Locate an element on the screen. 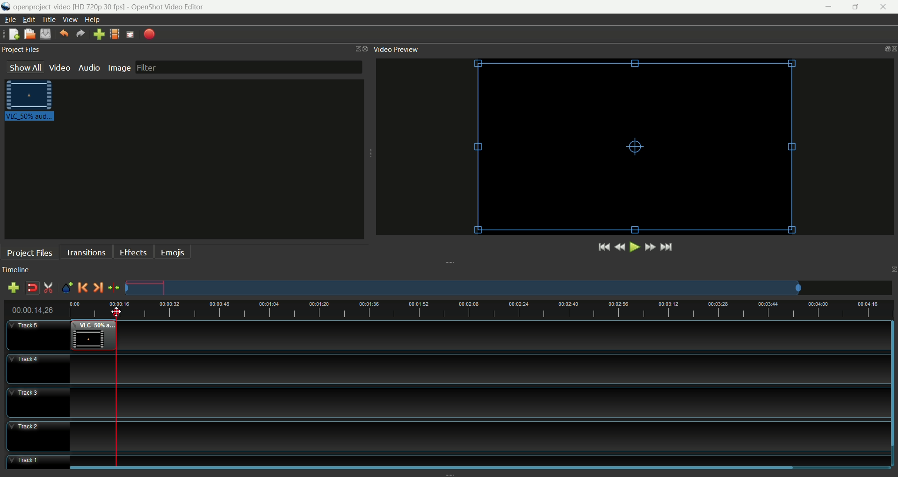 This screenshot has width=898, height=477. rewind is located at coordinates (620, 248).